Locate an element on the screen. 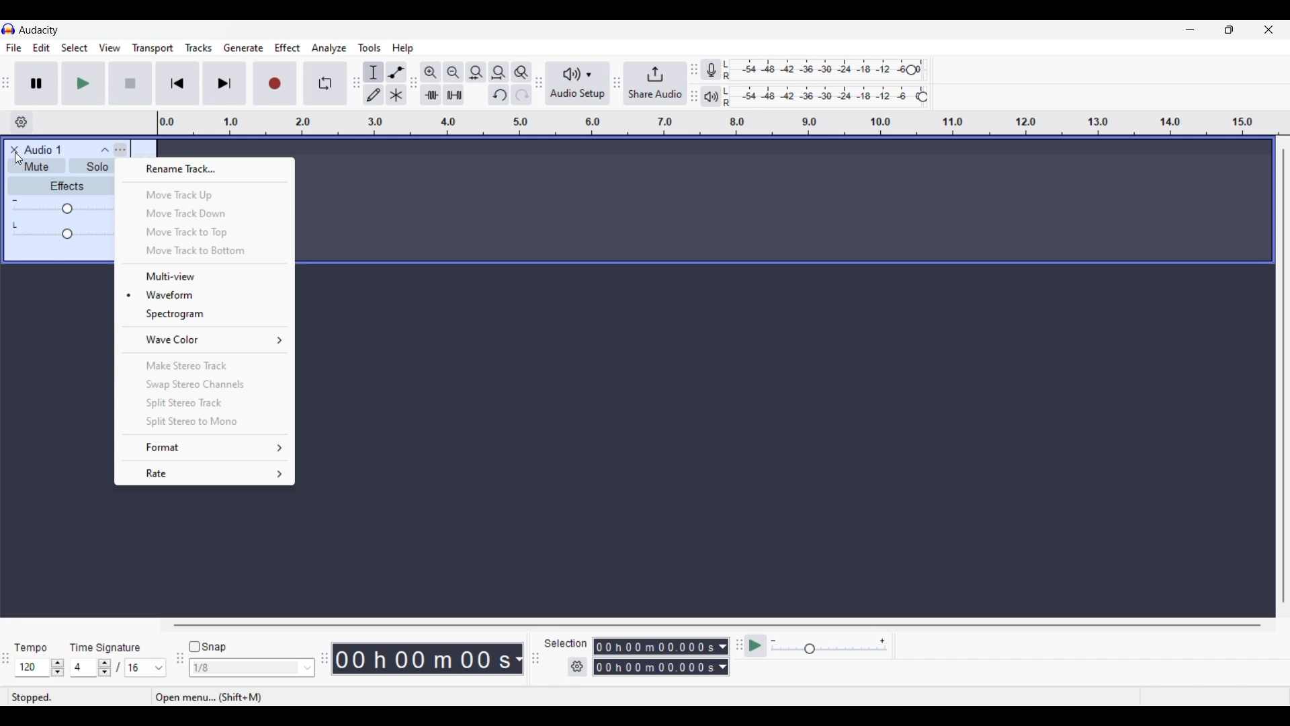 The image size is (1290, 726). Time Signature is located at coordinates (107, 647).